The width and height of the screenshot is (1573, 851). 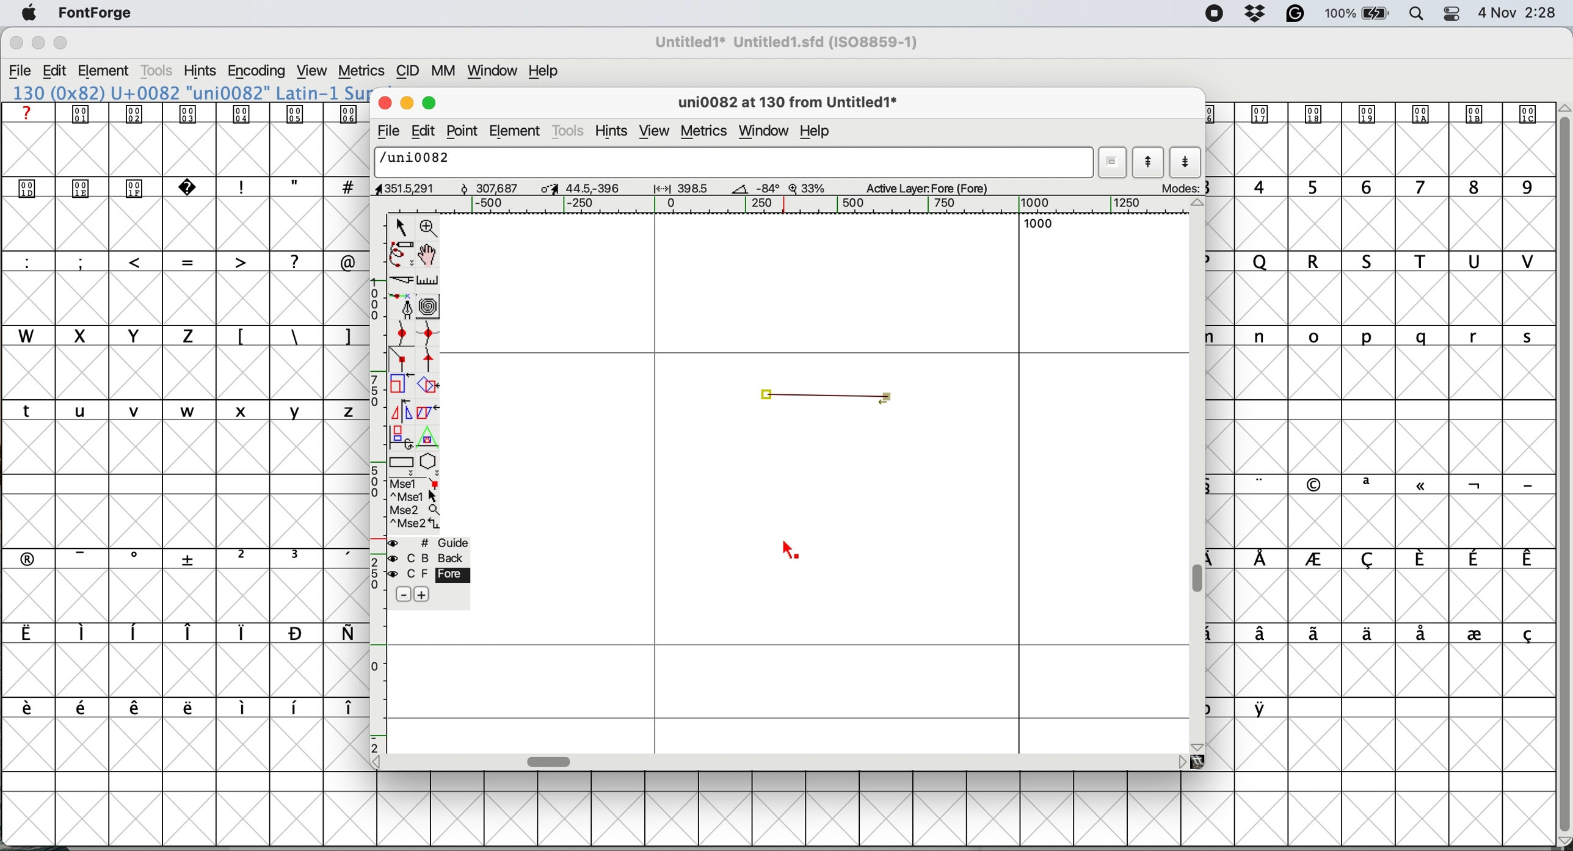 What do you see at coordinates (790, 552) in the screenshot?
I see `cursor` at bounding box center [790, 552].